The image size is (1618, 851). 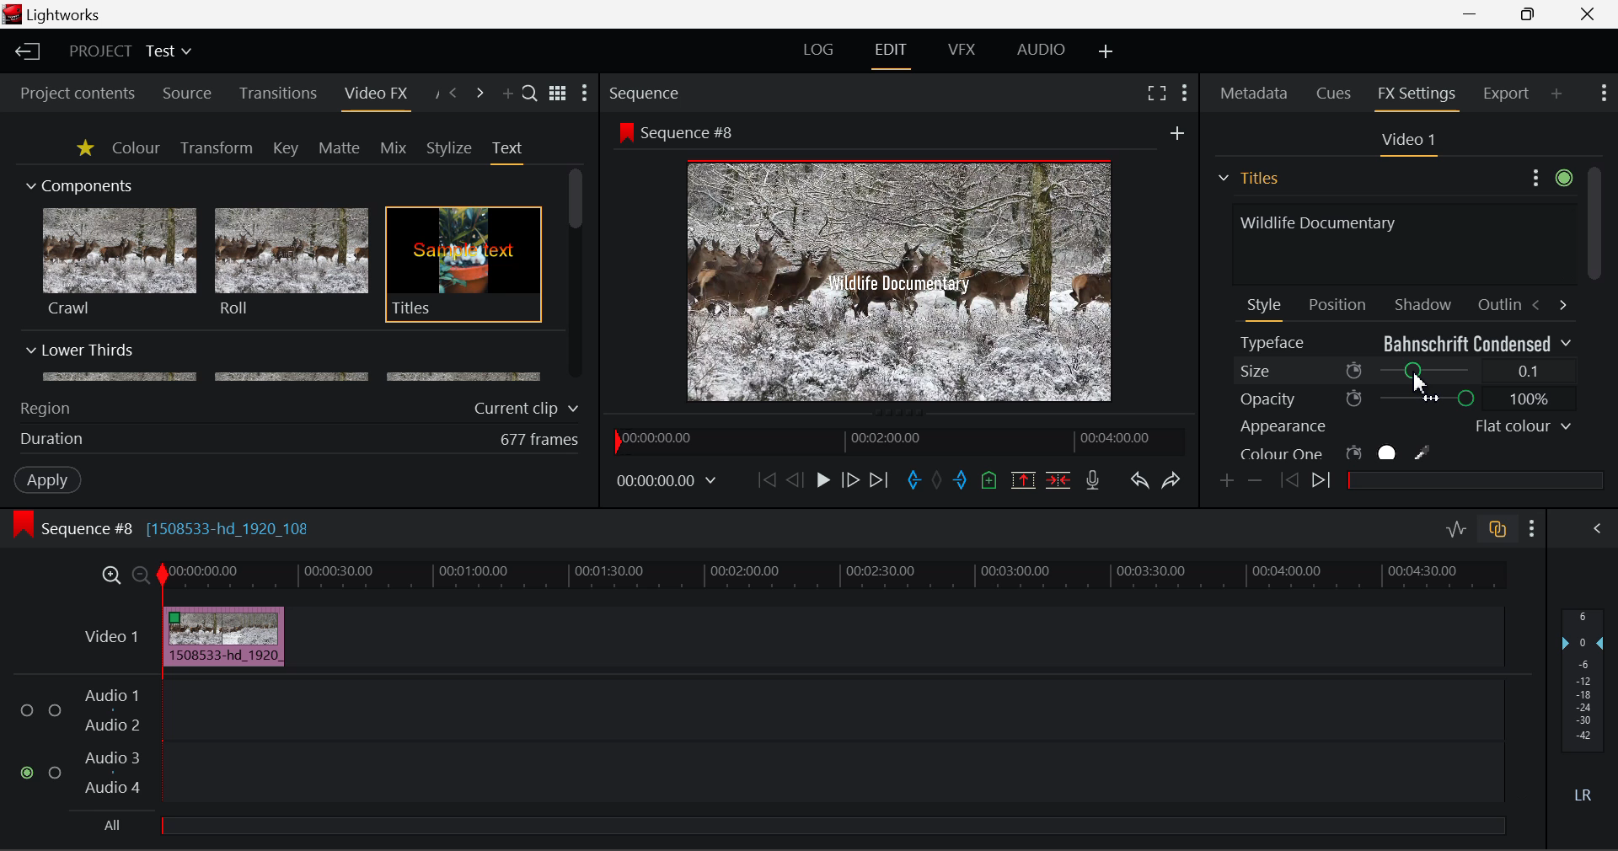 What do you see at coordinates (30, 711) in the screenshot?
I see `checkbox` at bounding box center [30, 711].